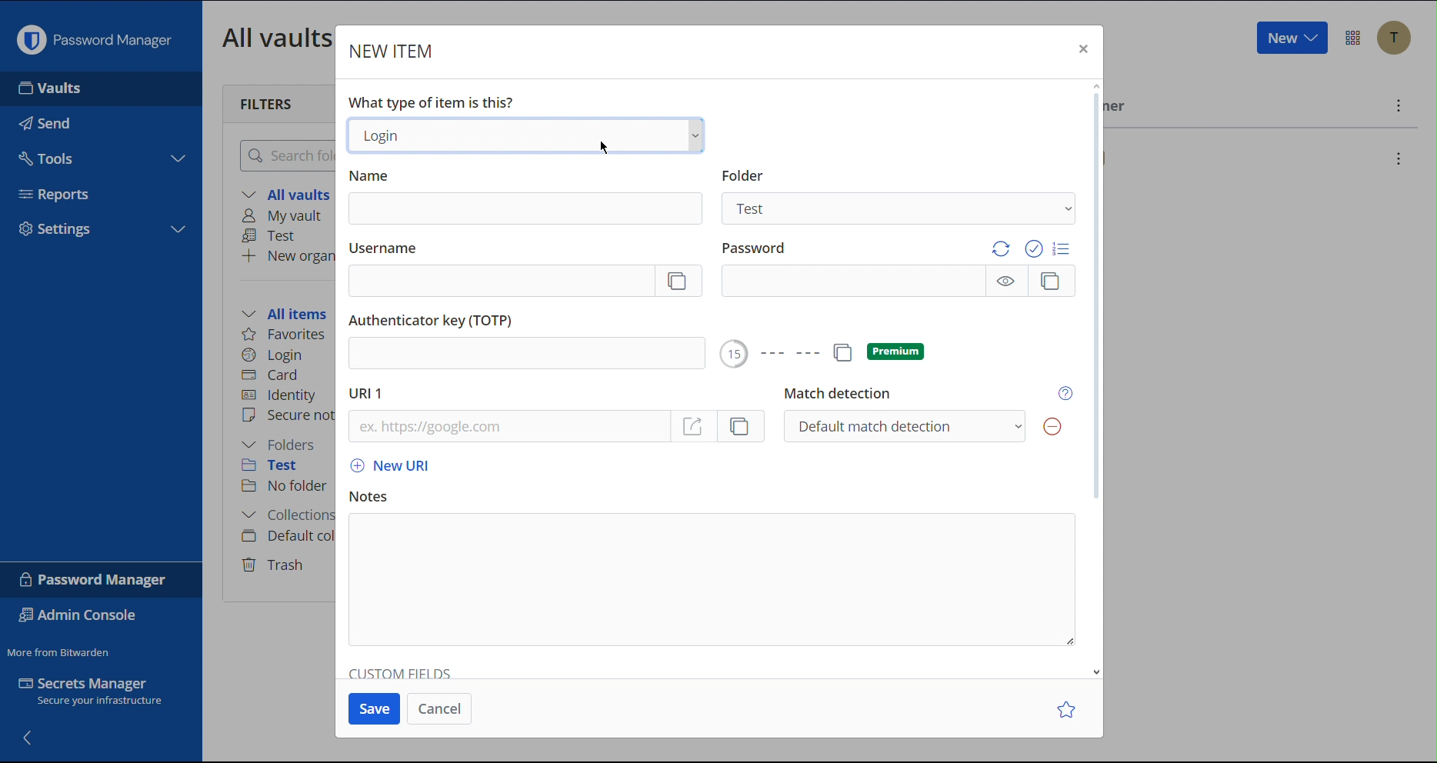  What do you see at coordinates (1396, 105) in the screenshot?
I see `More` at bounding box center [1396, 105].